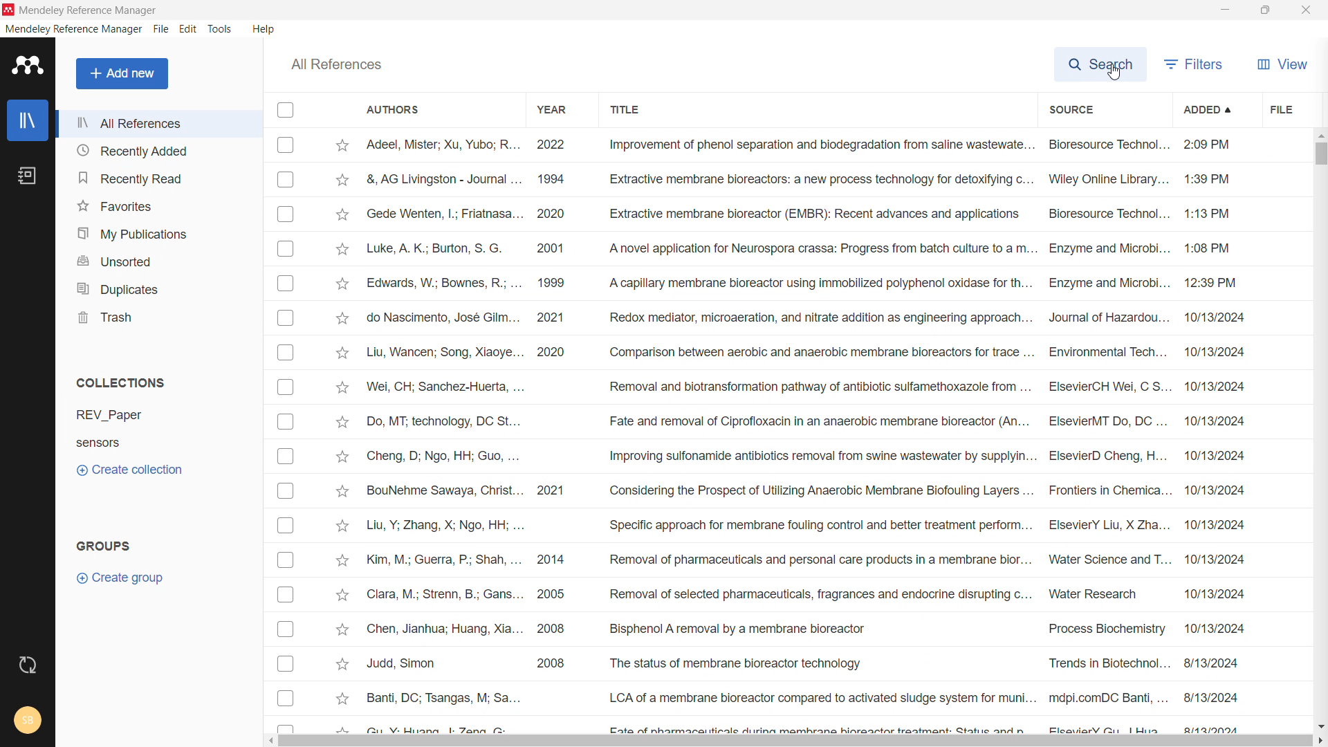  I want to click on Chen, Jianhua; Huang, Xia... 2008 Bisphenol A removal by a membrane bioreactor Process Biochemistry ~~ 10/13/2024, so click(806, 627).